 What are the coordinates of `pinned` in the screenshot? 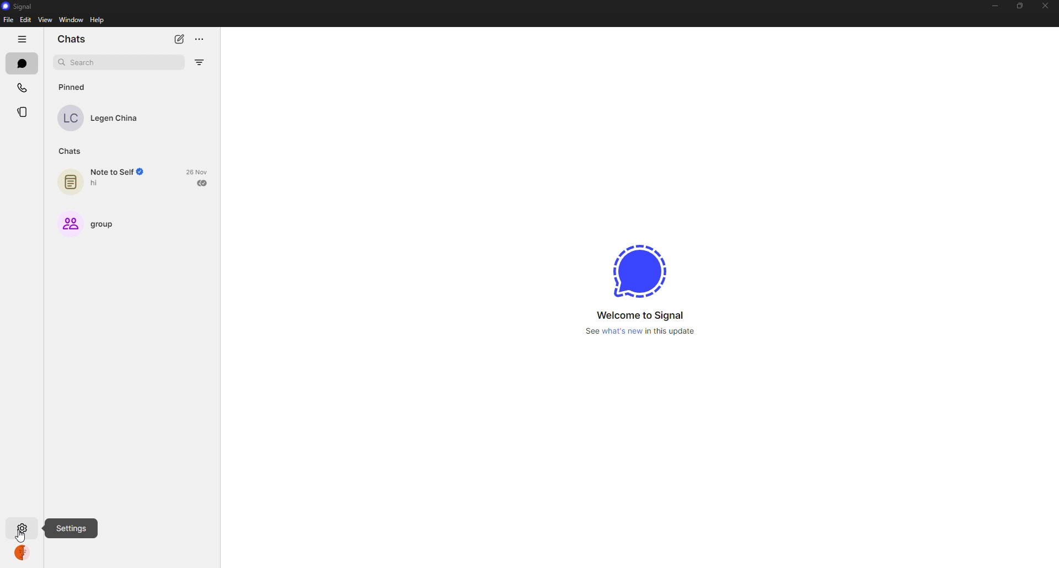 It's located at (72, 87).